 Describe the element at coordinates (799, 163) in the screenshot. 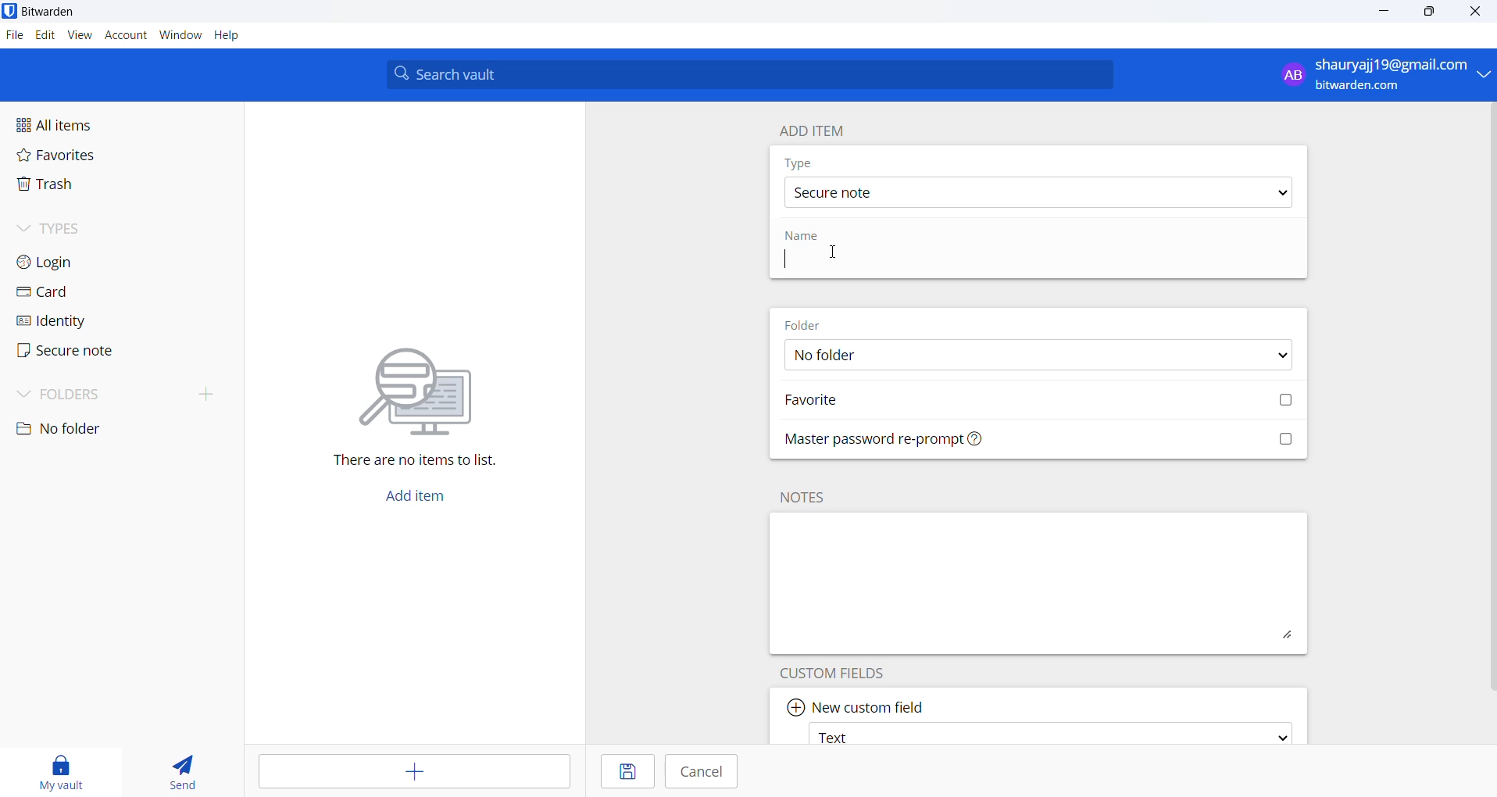

I see `type heading` at that location.